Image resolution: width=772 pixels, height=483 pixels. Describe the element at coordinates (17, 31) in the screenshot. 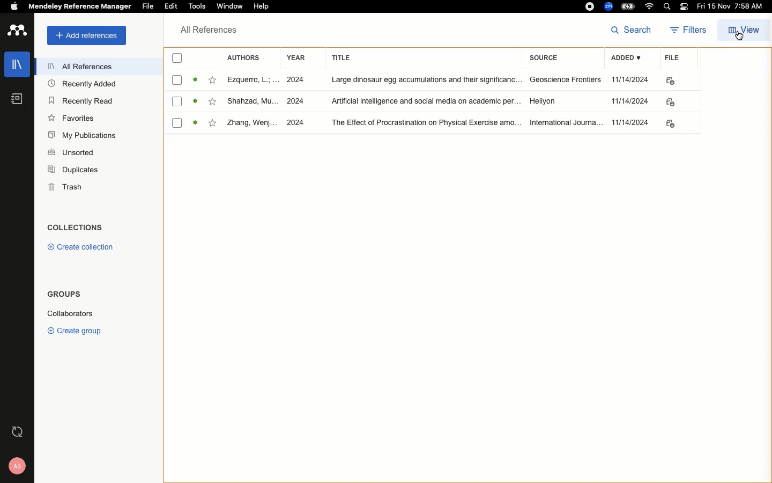

I see `Logo` at that location.